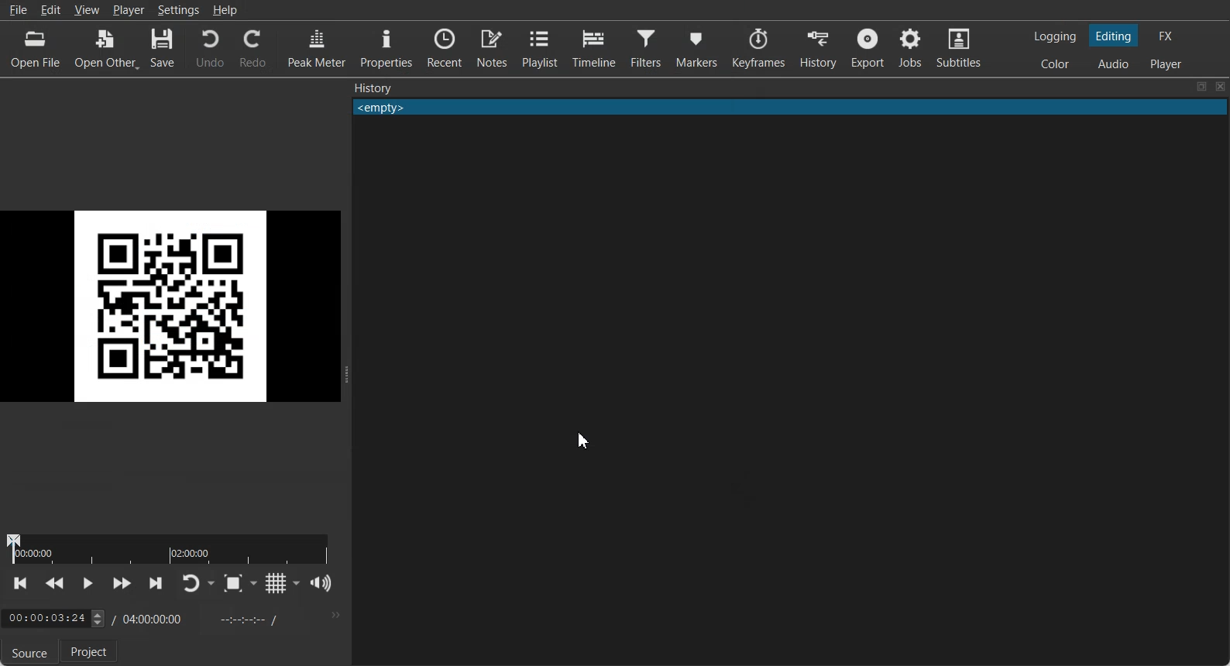 The image size is (1230, 666). Describe the element at coordinates (593, 46) in the screenshot. I see `Timeline` at that location.